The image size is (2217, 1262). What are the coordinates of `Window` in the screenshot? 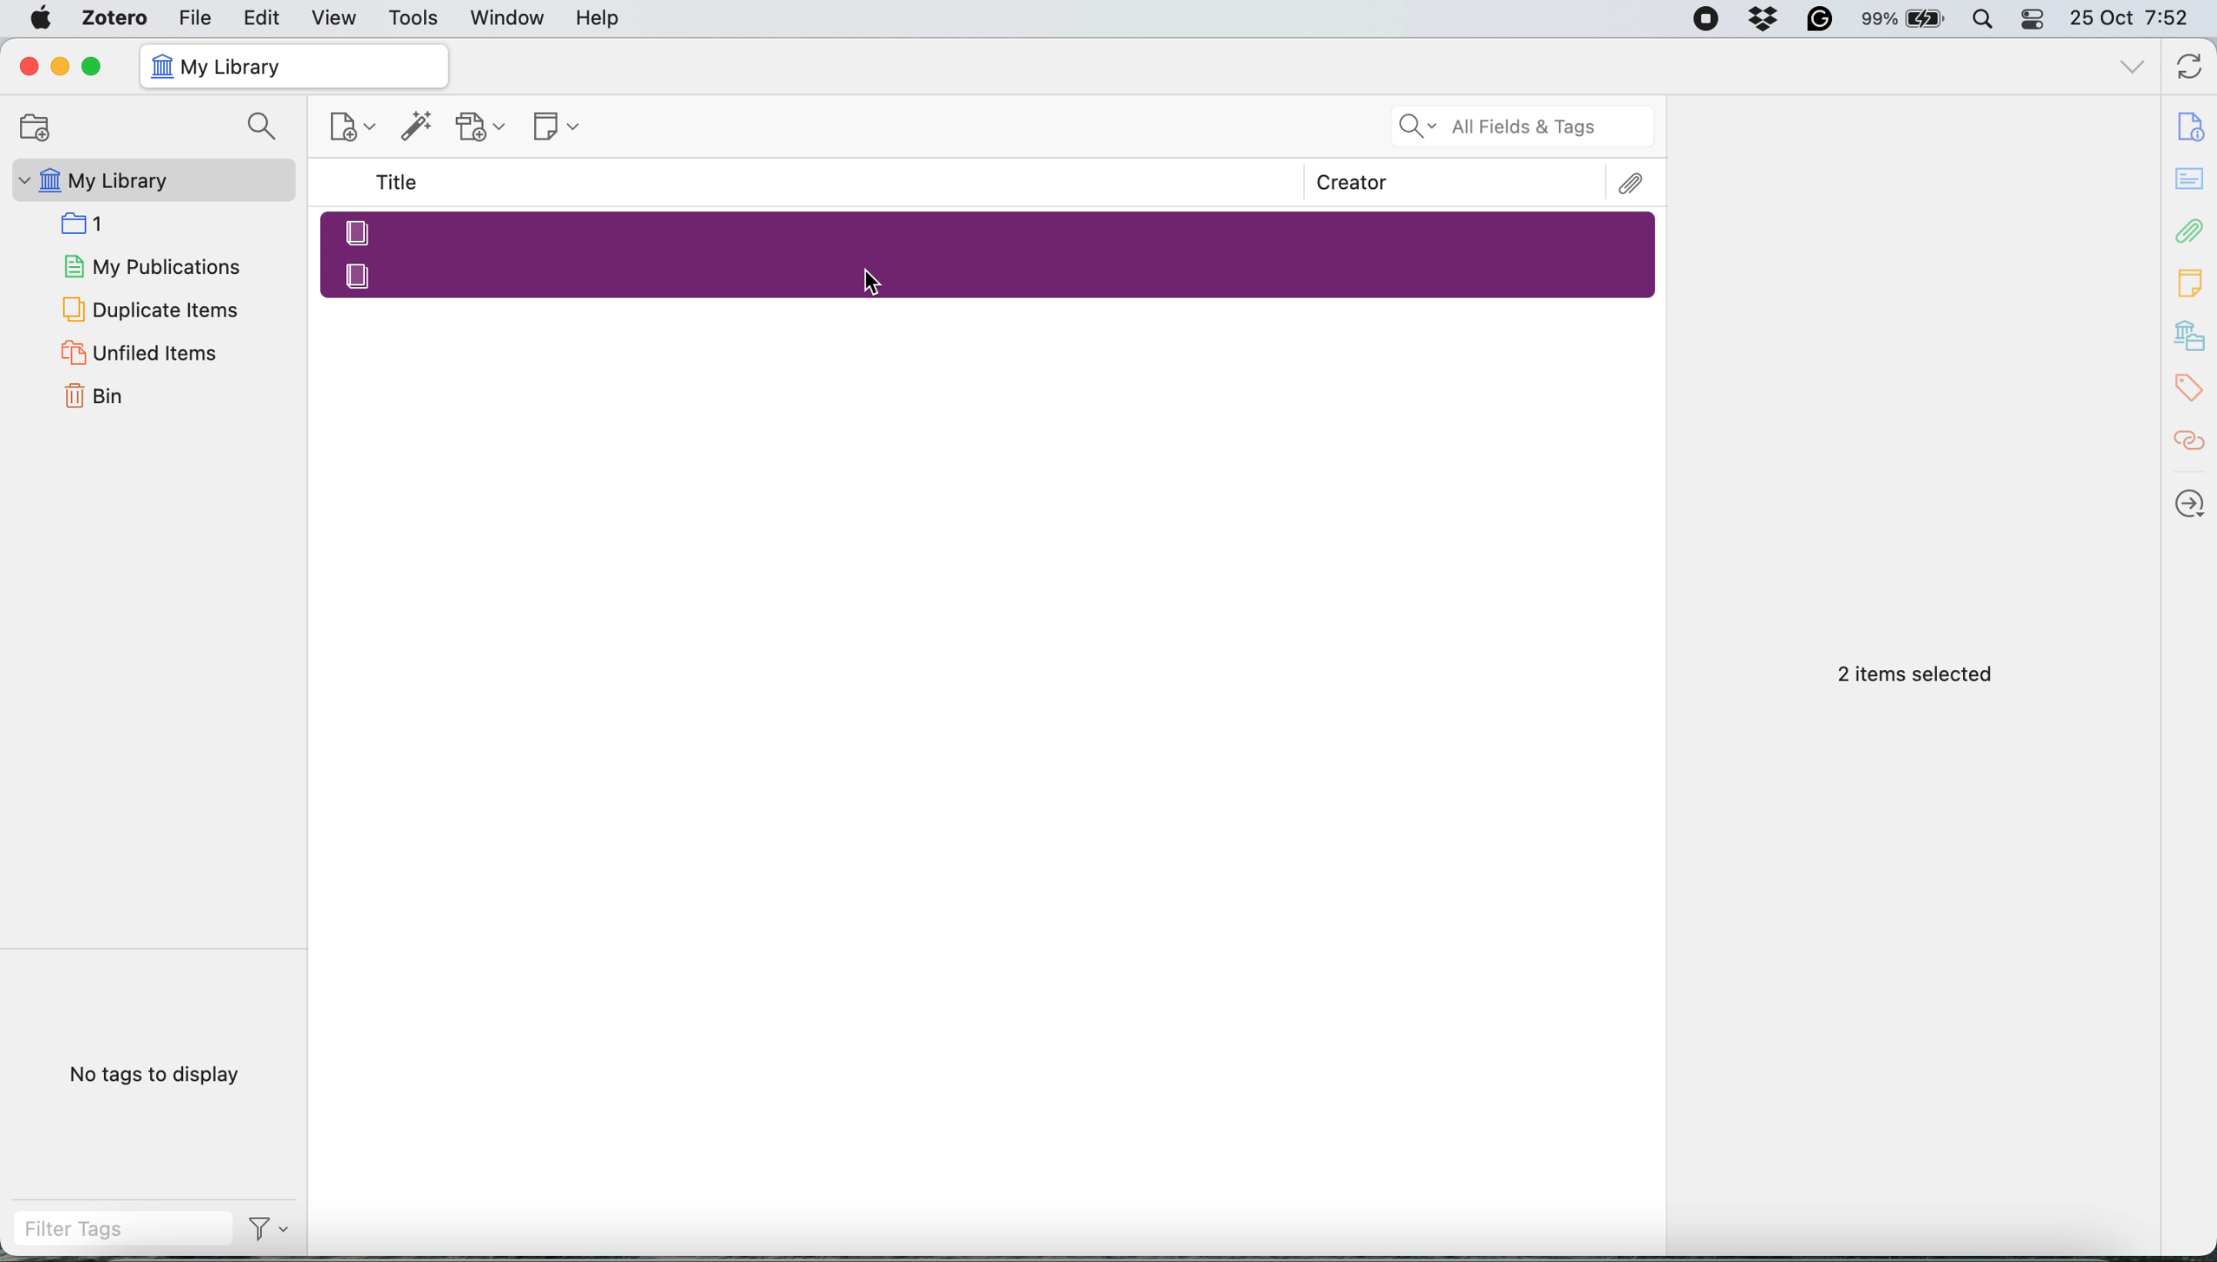 It's located at (509, 18).